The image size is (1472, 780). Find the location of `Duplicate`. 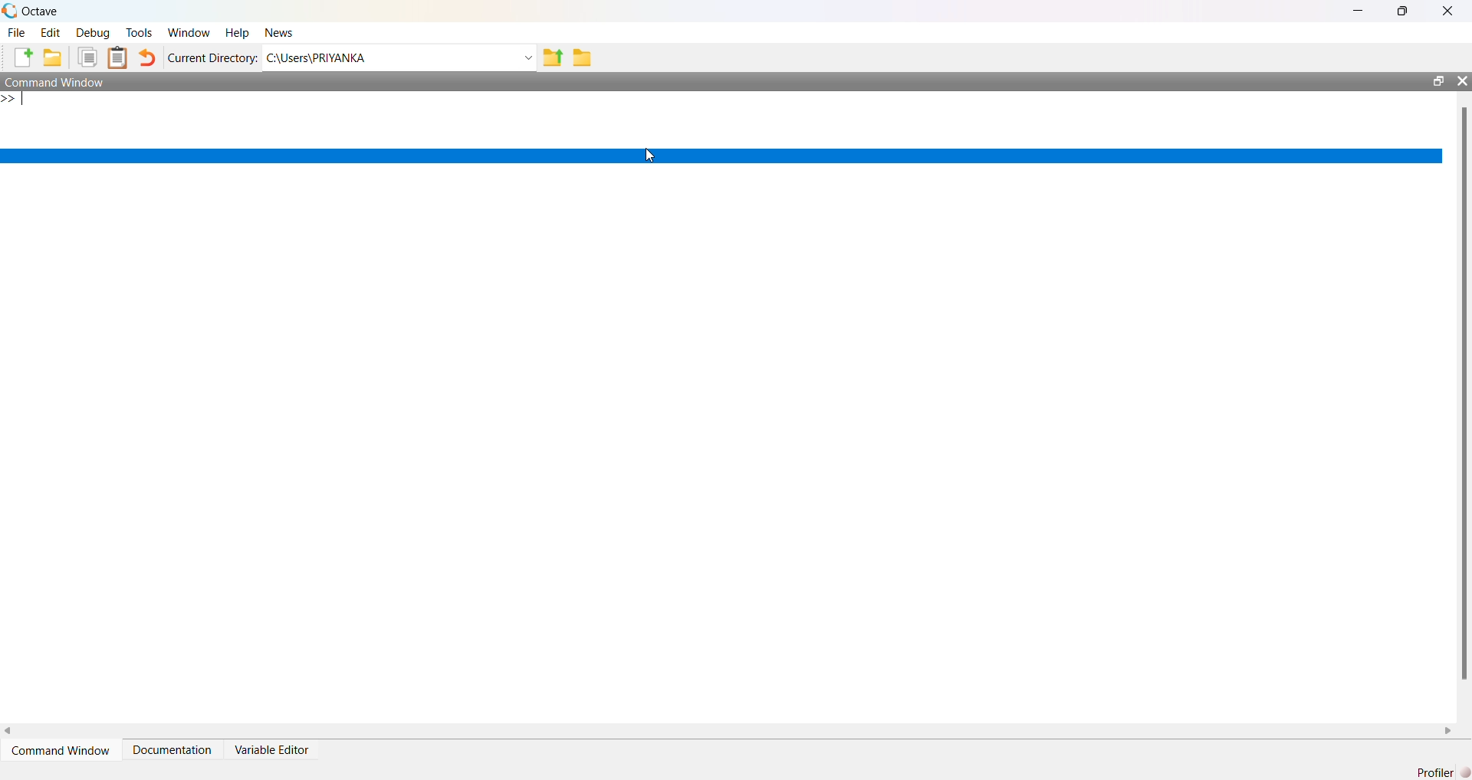

Duplicate is located at coordinates (87, 57).